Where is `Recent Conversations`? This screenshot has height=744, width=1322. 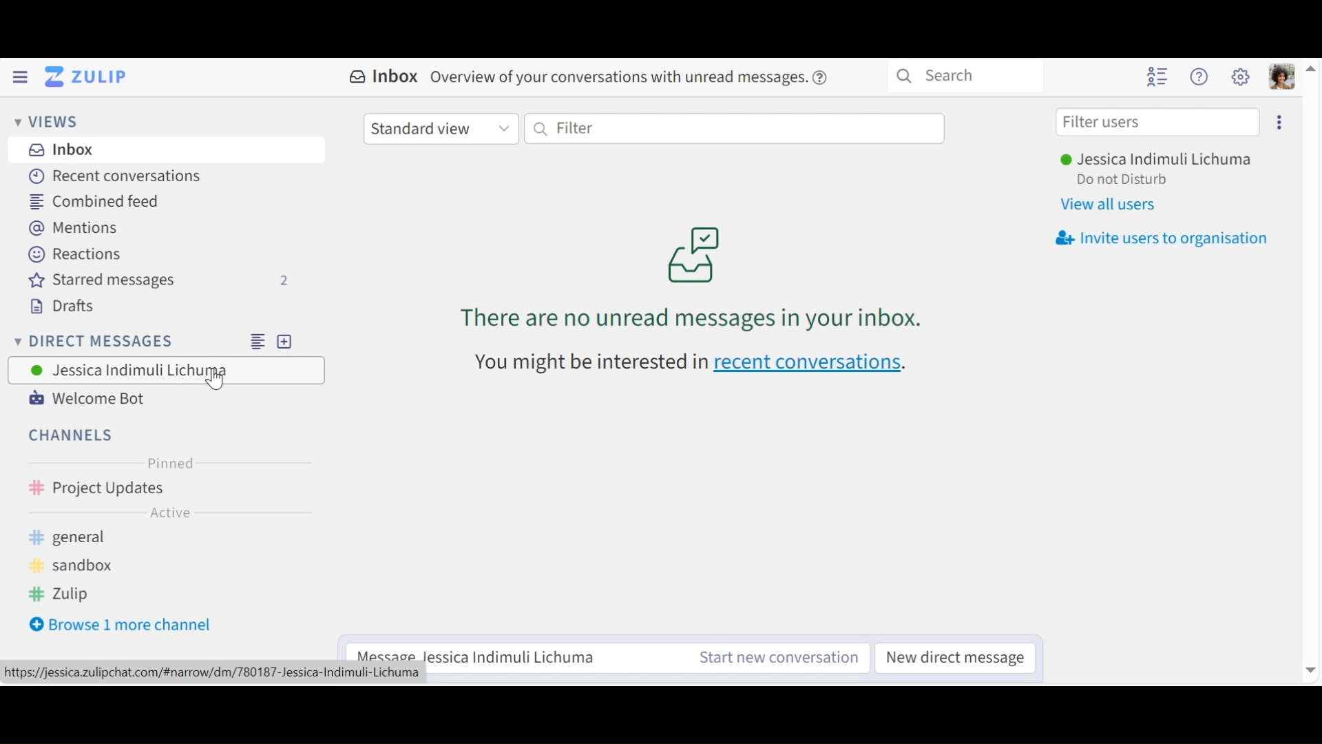
Recent Conversations is located at coordinates (116, 176).